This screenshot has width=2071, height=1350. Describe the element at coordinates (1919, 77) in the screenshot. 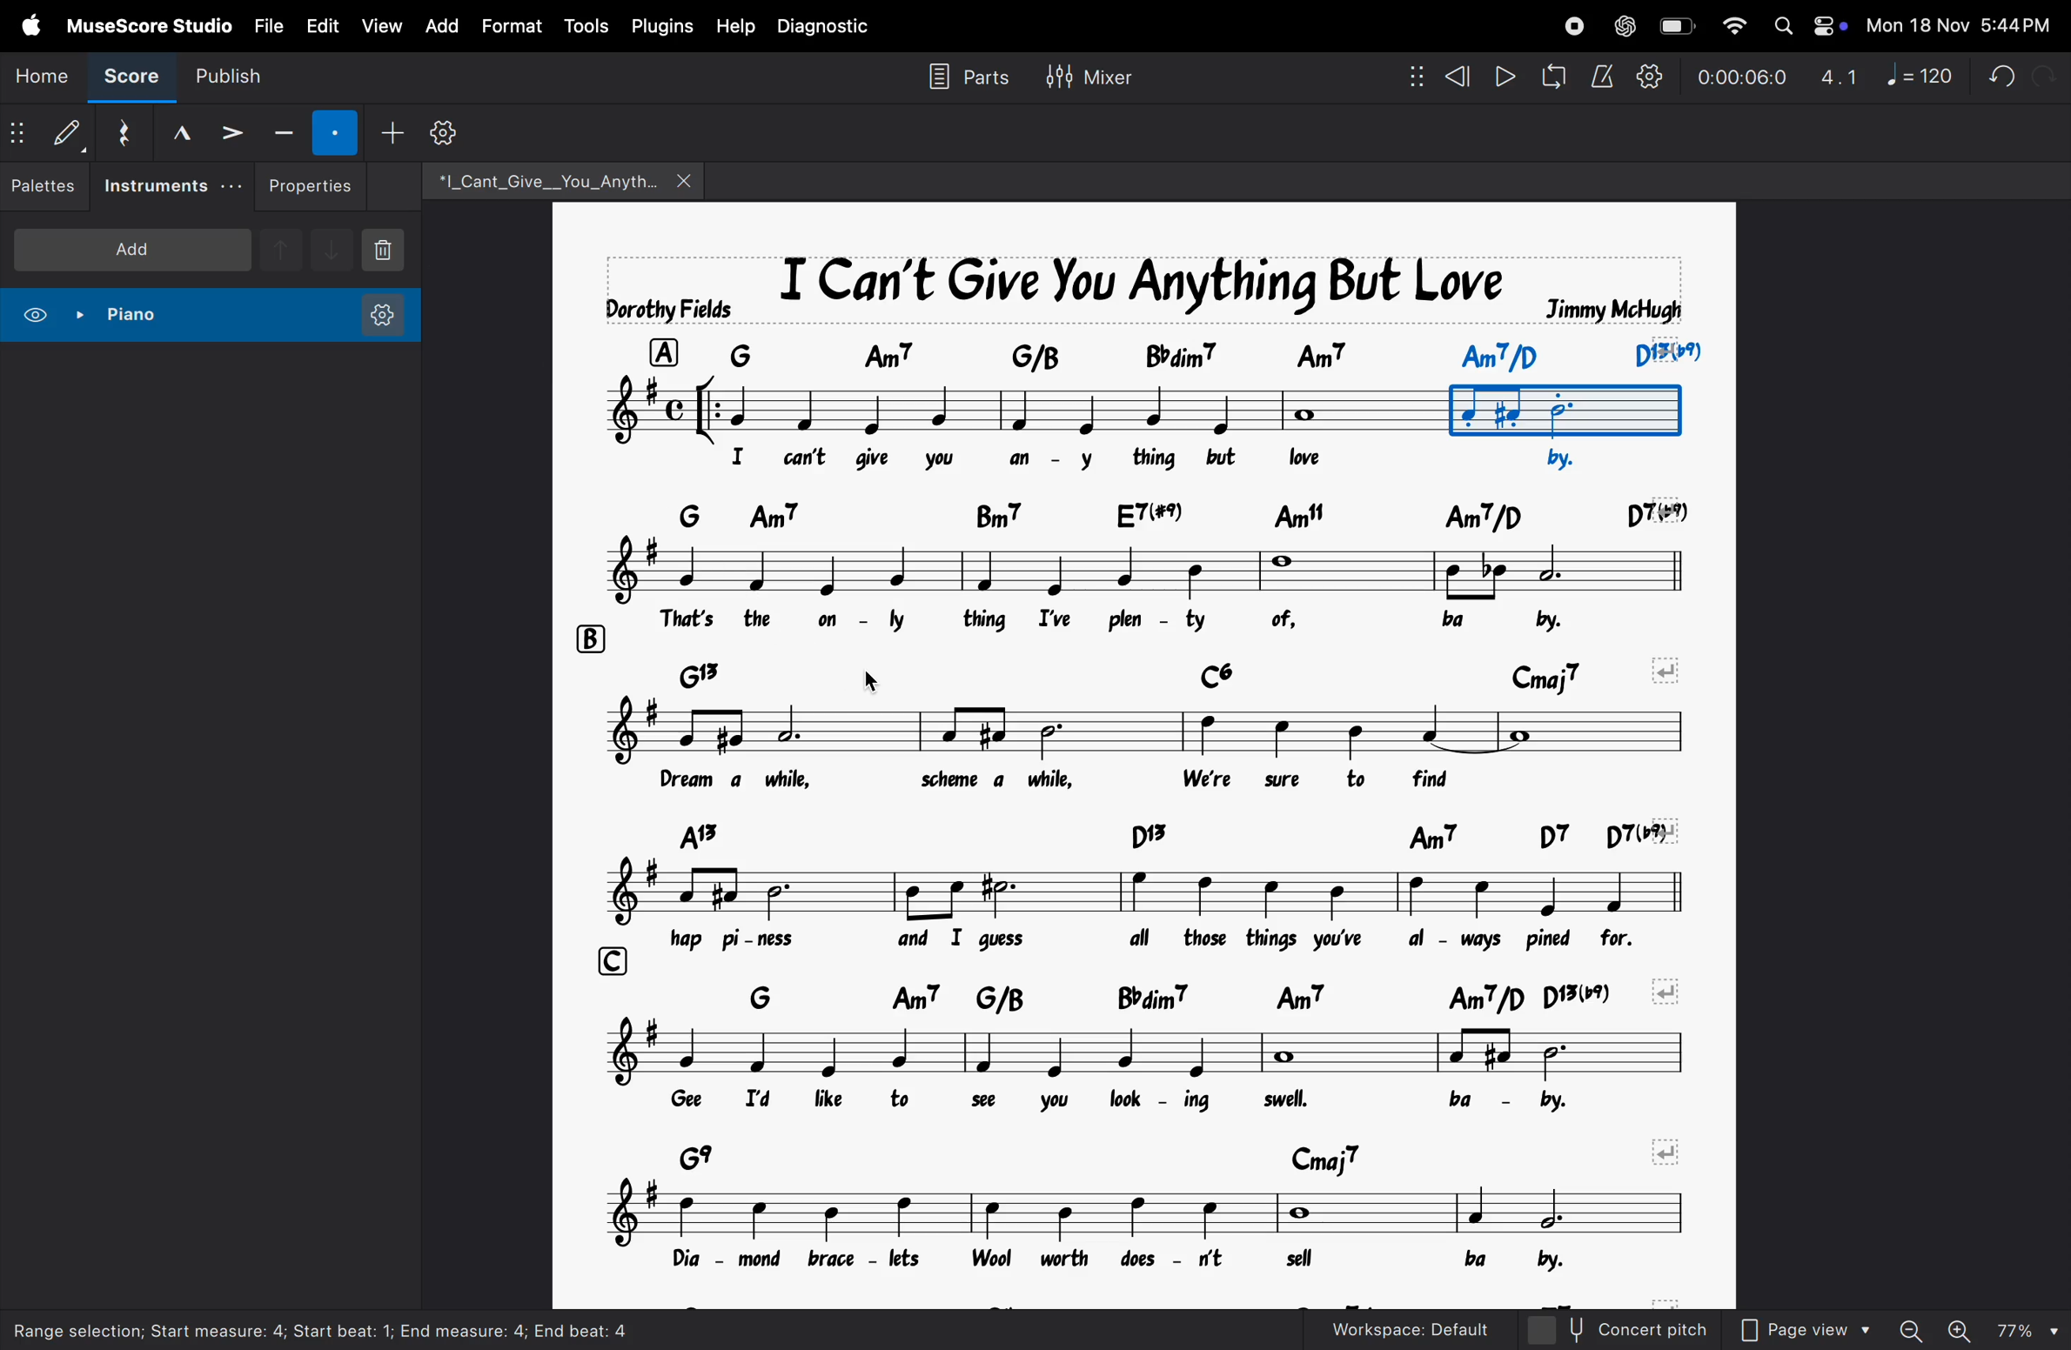

I see `note 120` at that location.